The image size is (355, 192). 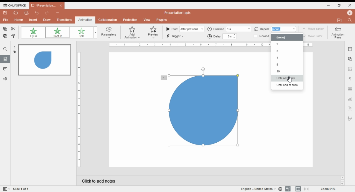 I want to click on plugins, so click(x=163, y=20).